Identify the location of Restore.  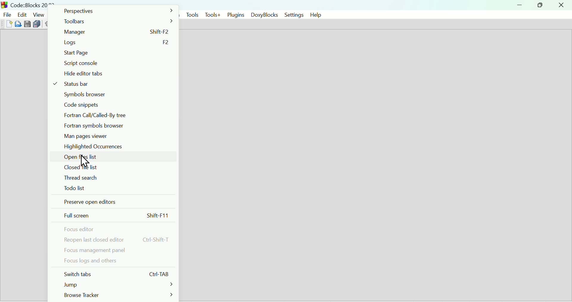
(538, 5).